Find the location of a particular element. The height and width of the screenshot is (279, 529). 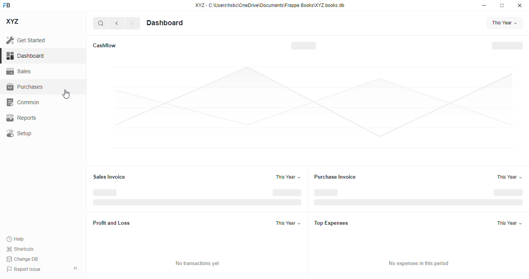

toggle sidebar is located at coordinates (77, 268).